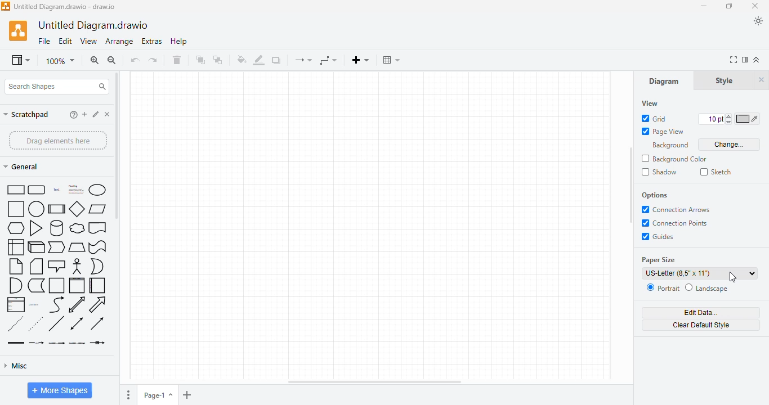 The height and width of the screenshot is (405, 769). I want to click on general, so click(22, 166).